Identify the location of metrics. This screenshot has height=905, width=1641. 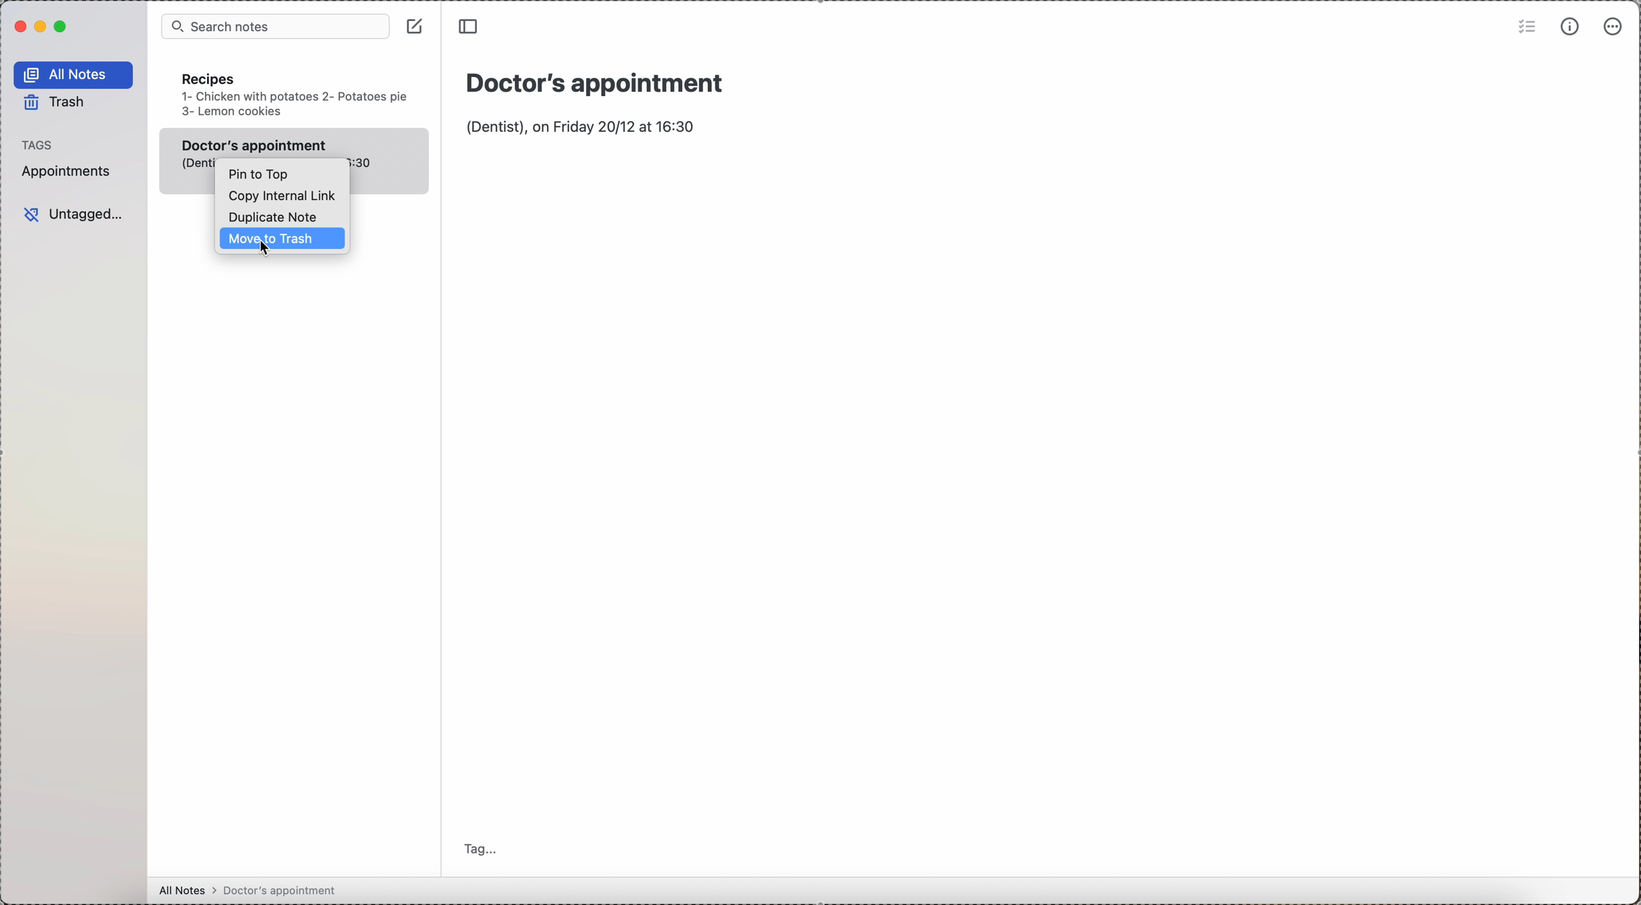
(1571, 27).